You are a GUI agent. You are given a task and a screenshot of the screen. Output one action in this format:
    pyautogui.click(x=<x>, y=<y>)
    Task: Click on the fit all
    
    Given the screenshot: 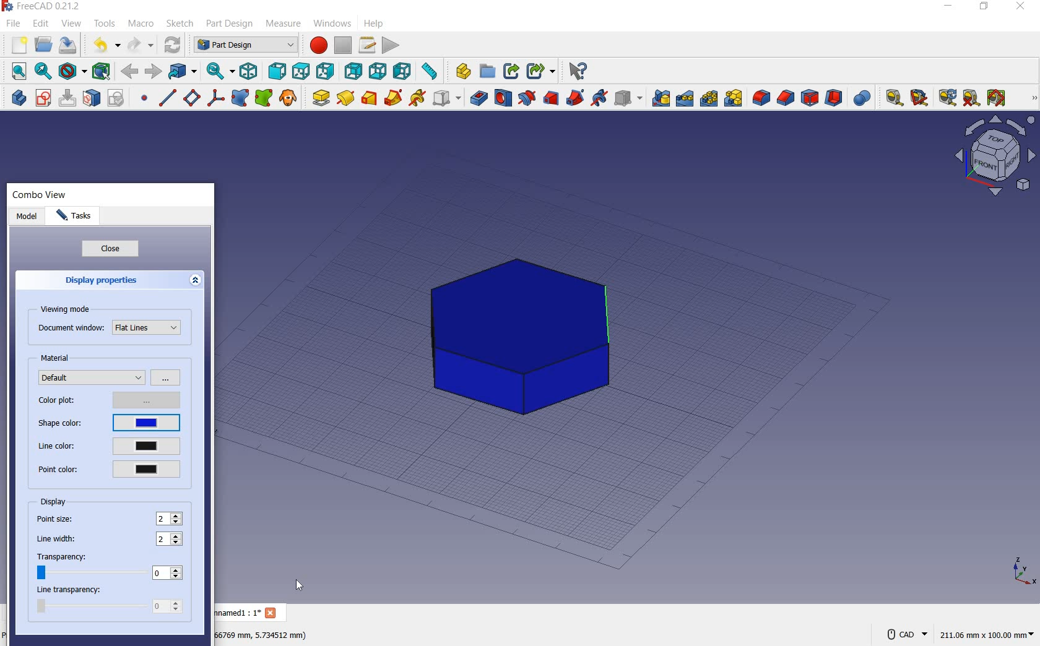 What is the action you would take?
    pyautogui.click(x=16, y=71)
    